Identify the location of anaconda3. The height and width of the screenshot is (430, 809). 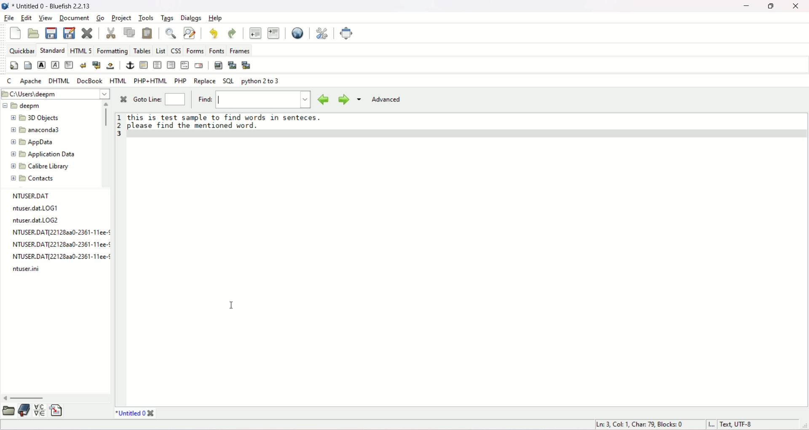
(36, 130).